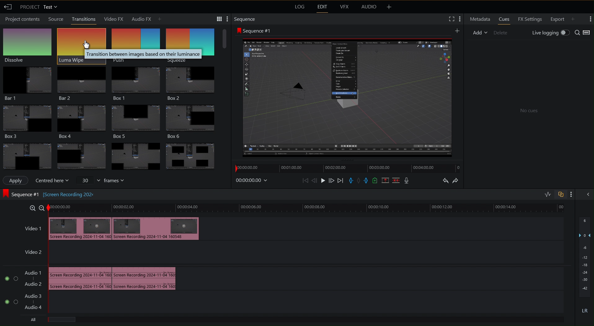 This screenshot has width=594, height=326. Describe the element at coordinates (457, 180) in the screenshot. I see `Redo` at that location.